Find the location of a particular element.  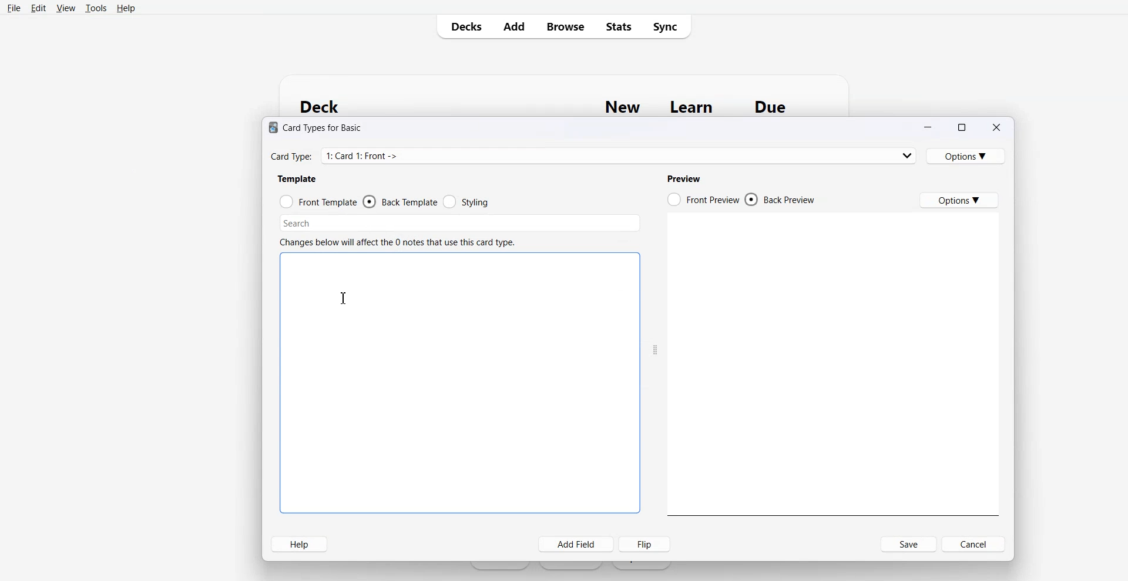

Text cursor is located at coordinates (286, 263).